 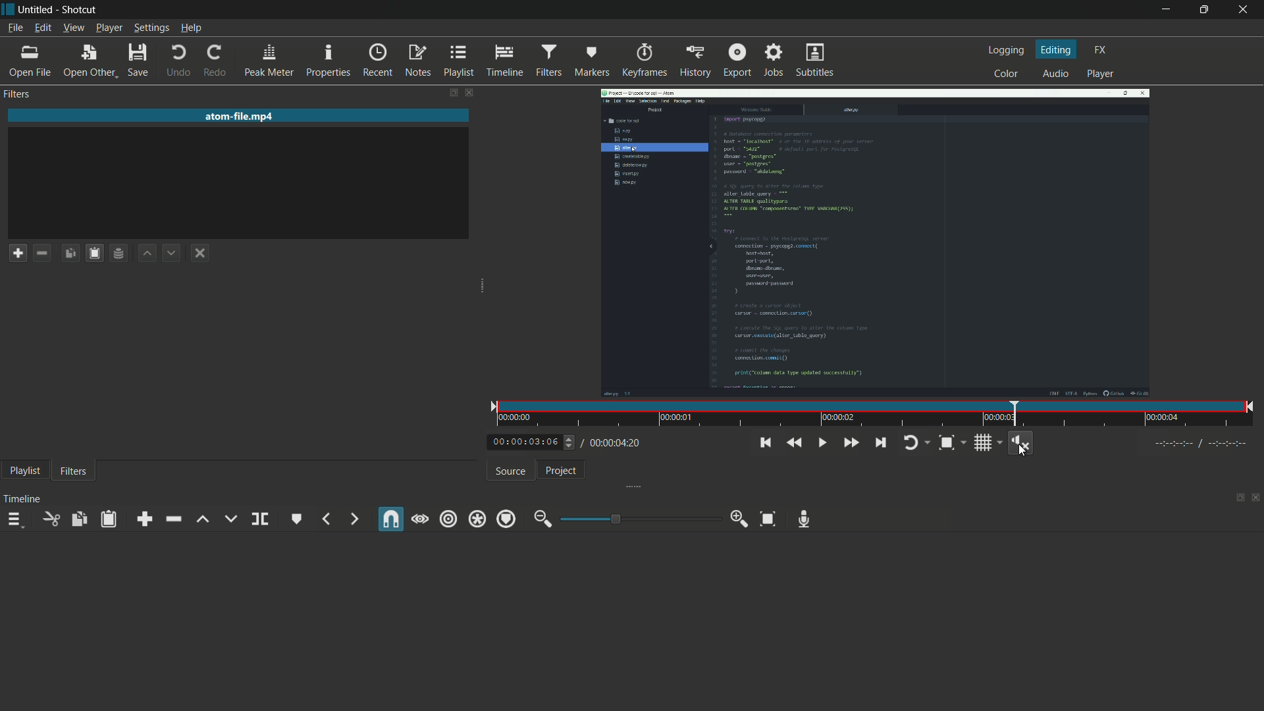 I want to click on zoom timeline to fit, so click(x=766, y=519).